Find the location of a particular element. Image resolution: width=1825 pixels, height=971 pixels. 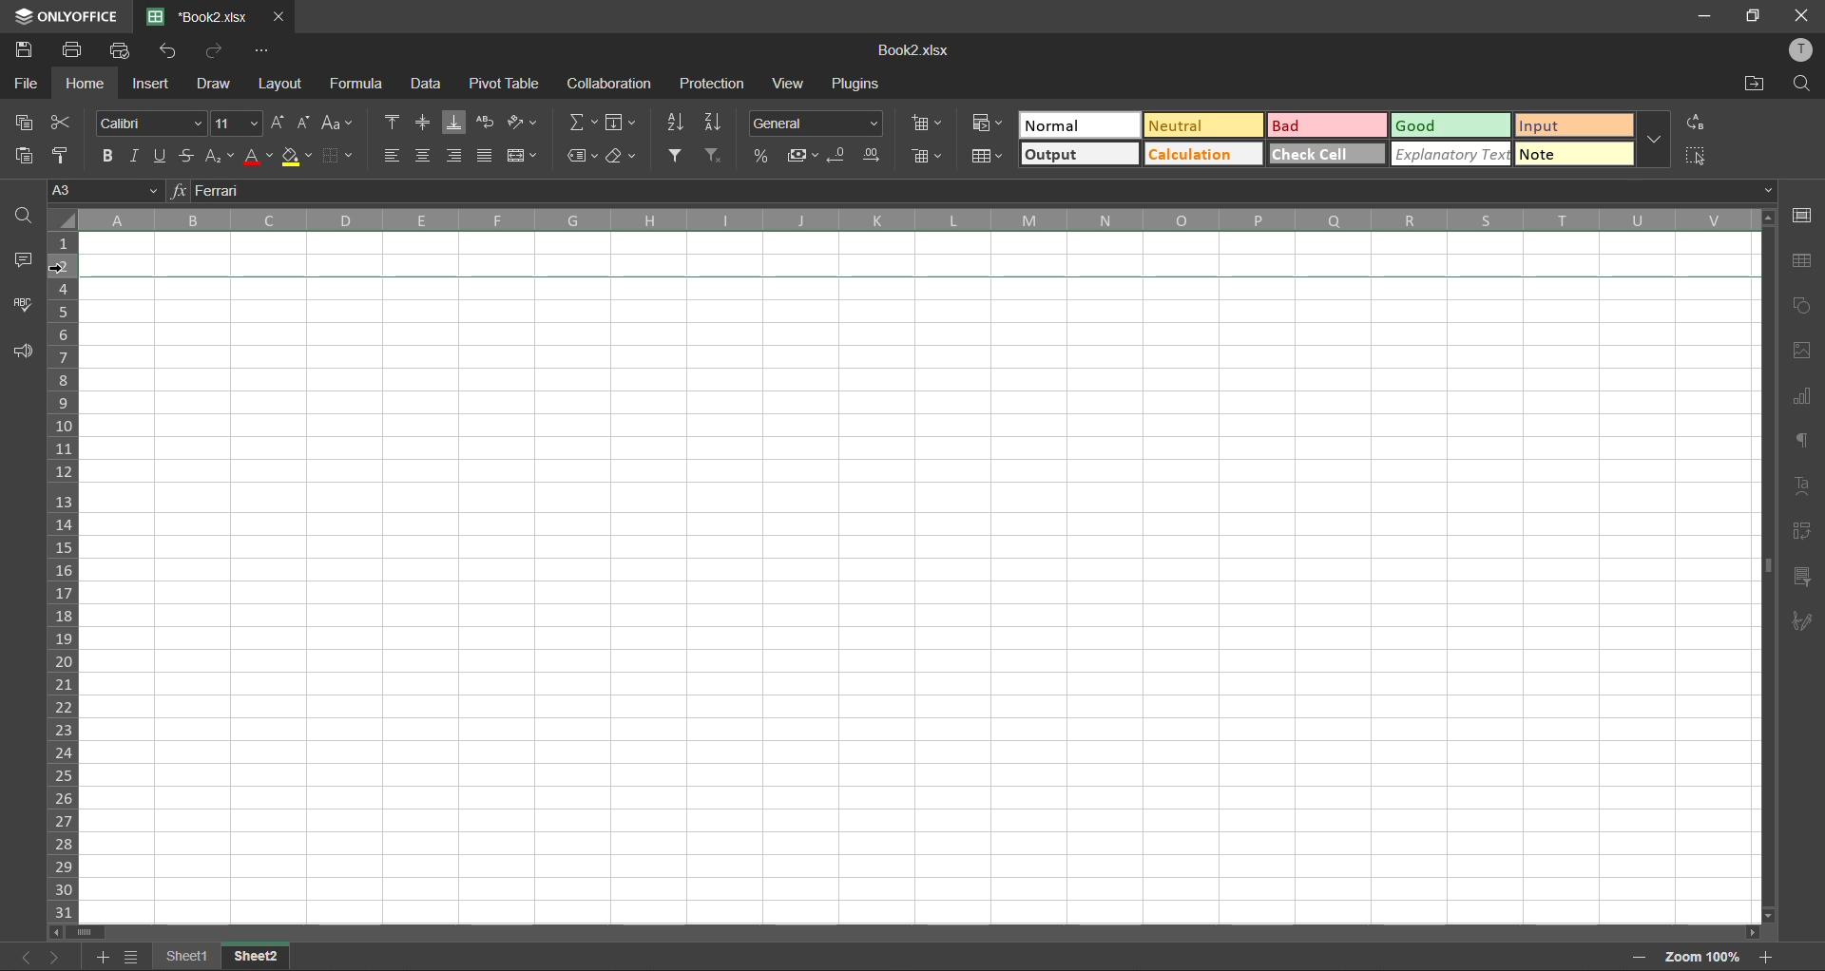

formula bar is located at coordinates (981, 193).